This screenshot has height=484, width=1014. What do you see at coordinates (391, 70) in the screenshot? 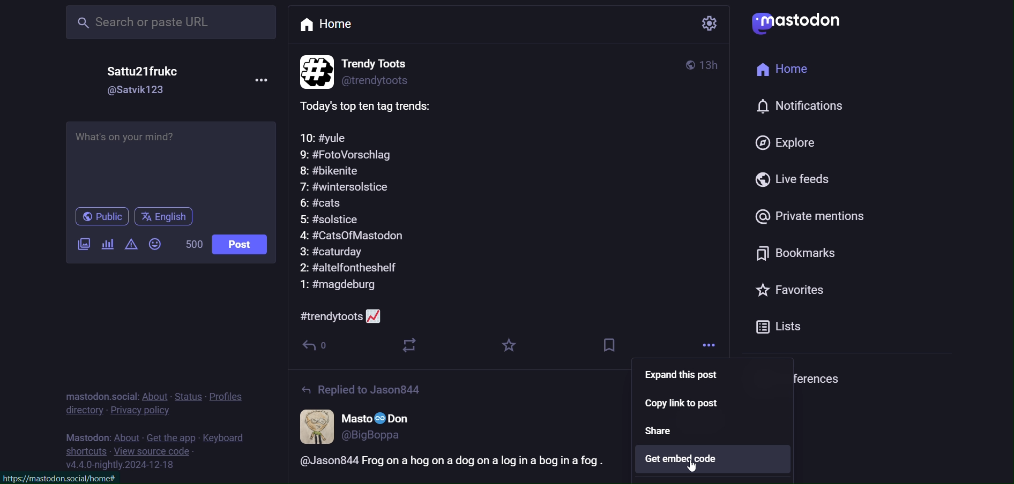
I see `user information` at bounding box center [391, 70].